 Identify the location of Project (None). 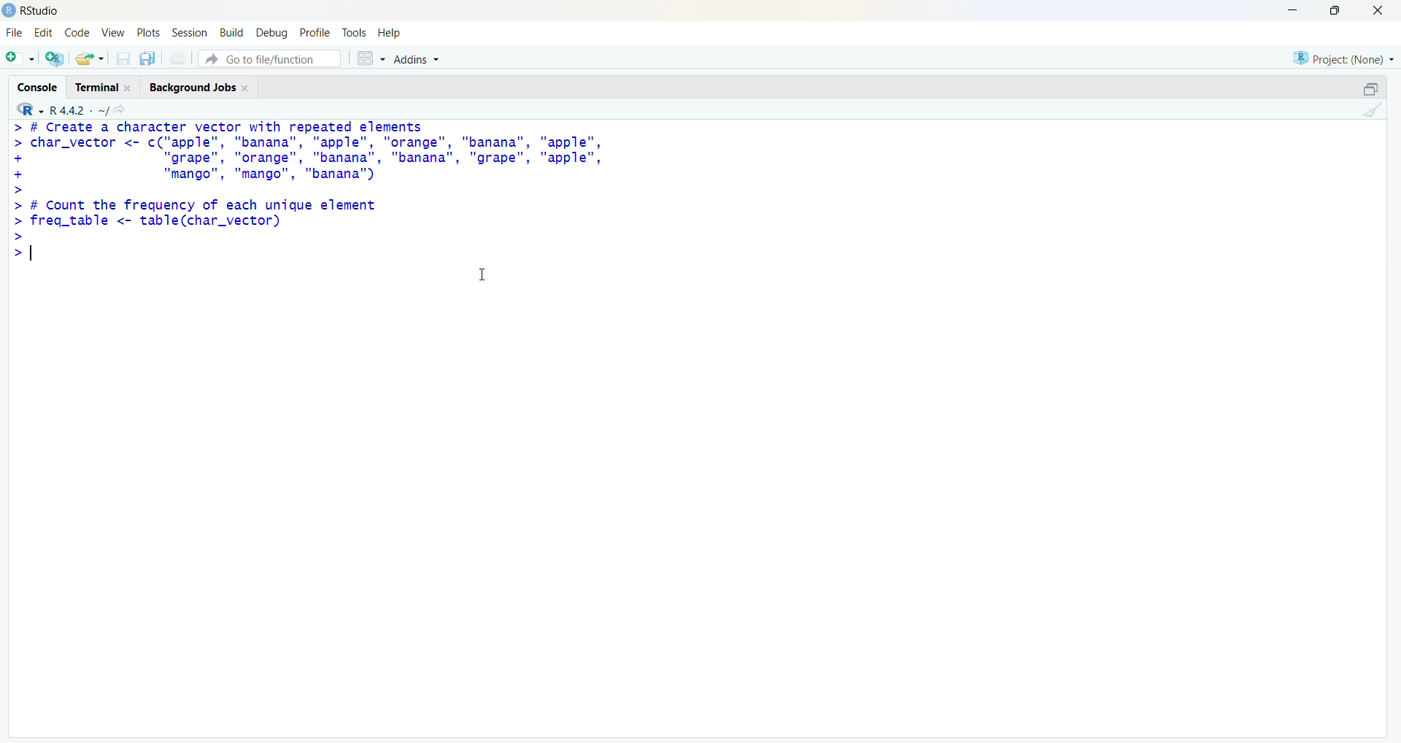
(1340, 55).